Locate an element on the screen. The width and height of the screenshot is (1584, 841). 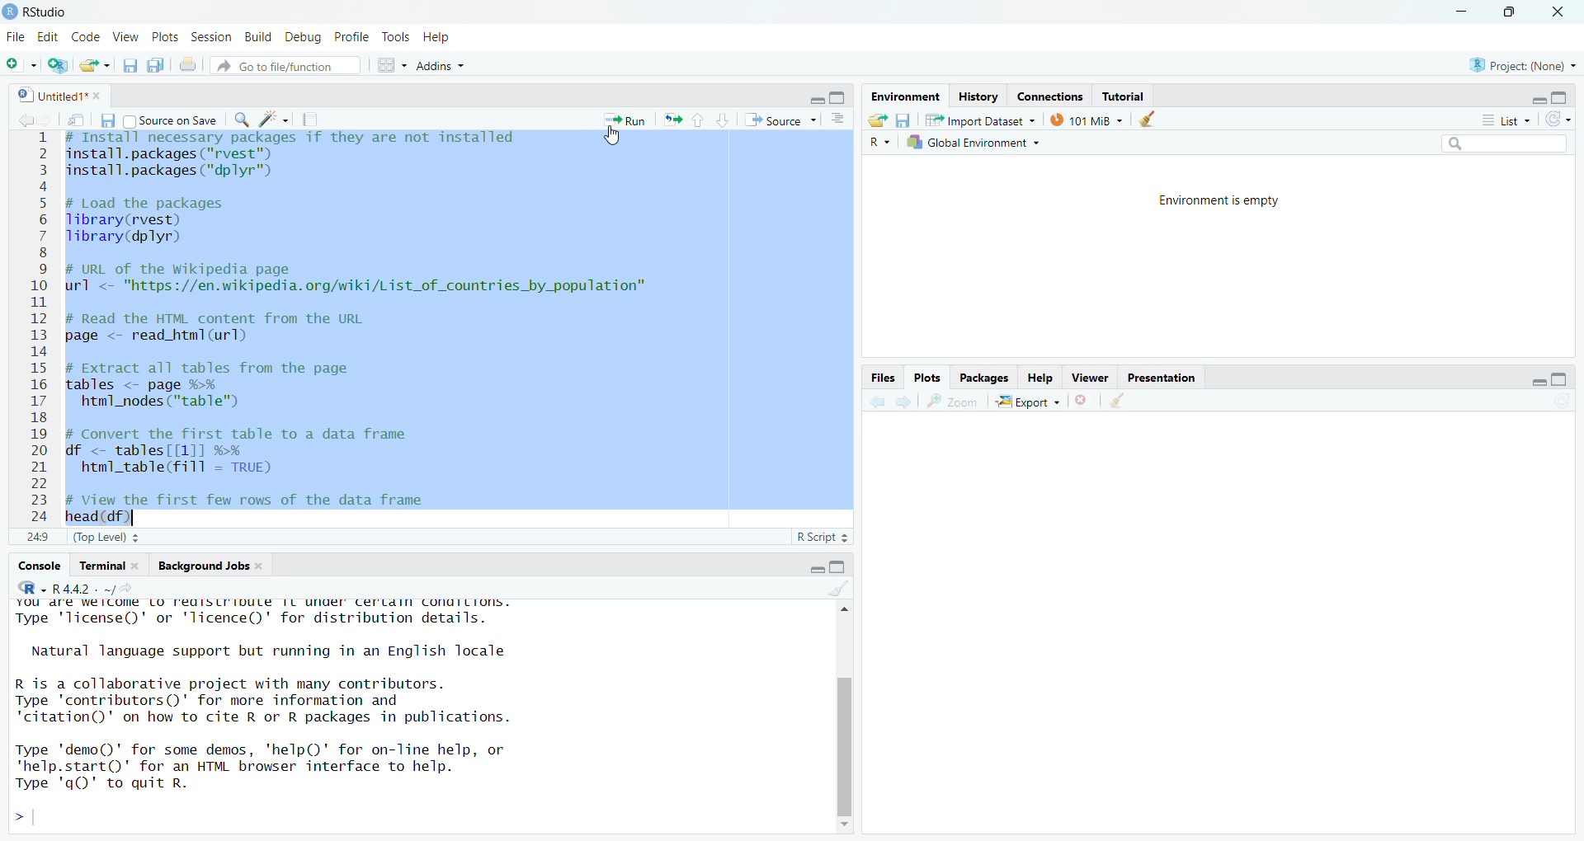
Presentation is located at coordinates (1160, 377).